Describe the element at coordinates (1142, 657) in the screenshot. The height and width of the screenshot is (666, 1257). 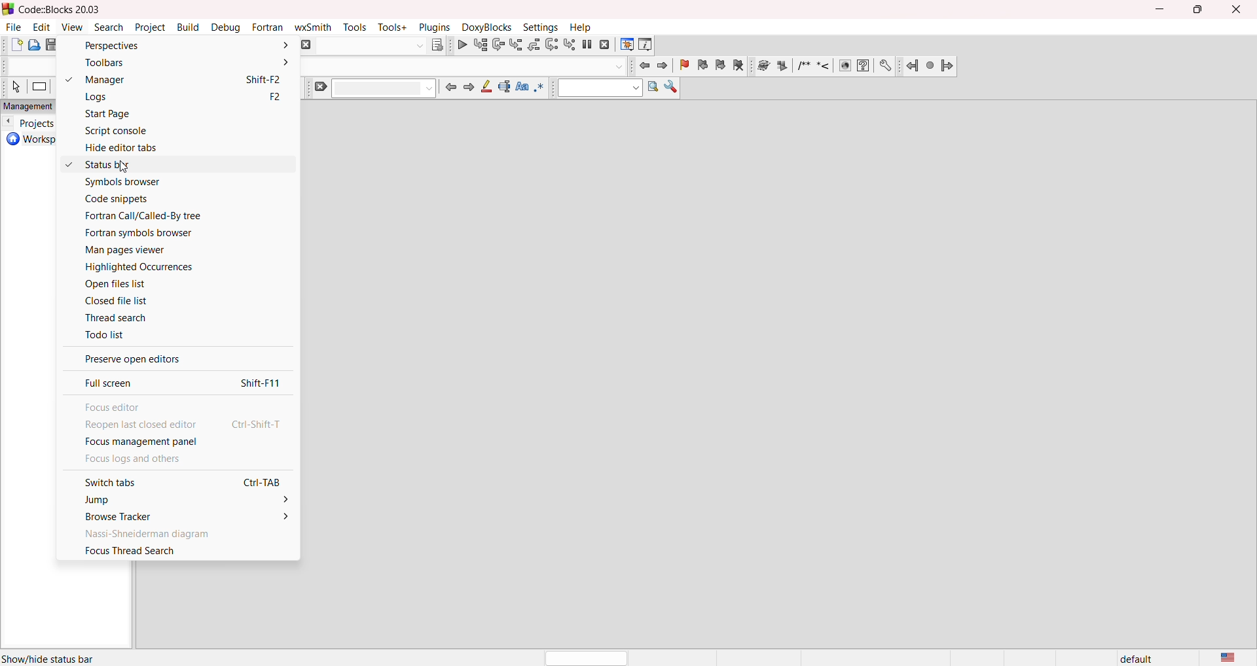
I see `default` at that location.